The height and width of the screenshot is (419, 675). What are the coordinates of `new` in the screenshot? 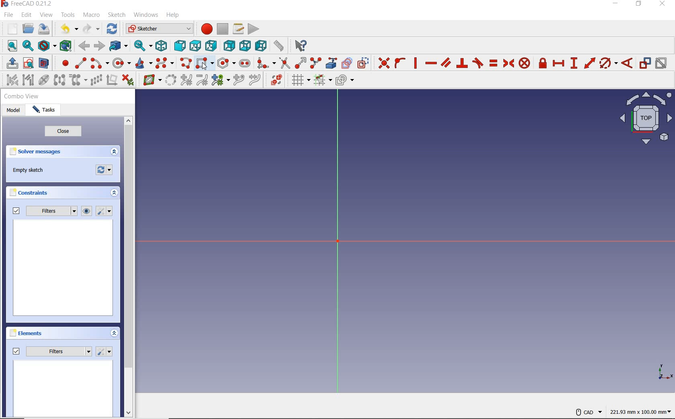 It's located at (9, 28).